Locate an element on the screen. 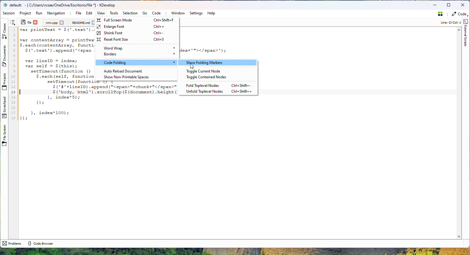  Projects is located at coordinates (4, 81).